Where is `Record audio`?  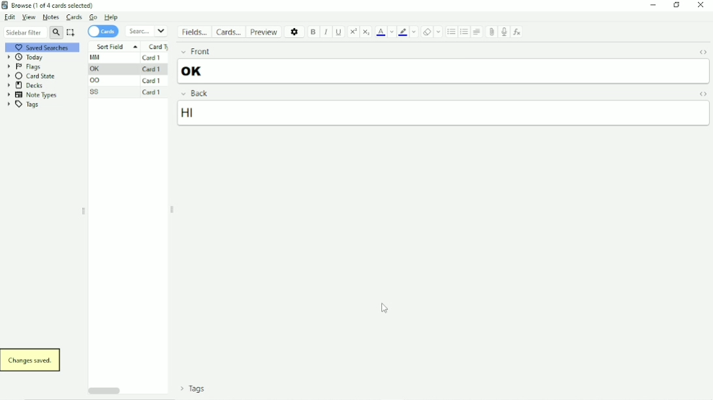
Record audio is located at coordinates (503, 32).